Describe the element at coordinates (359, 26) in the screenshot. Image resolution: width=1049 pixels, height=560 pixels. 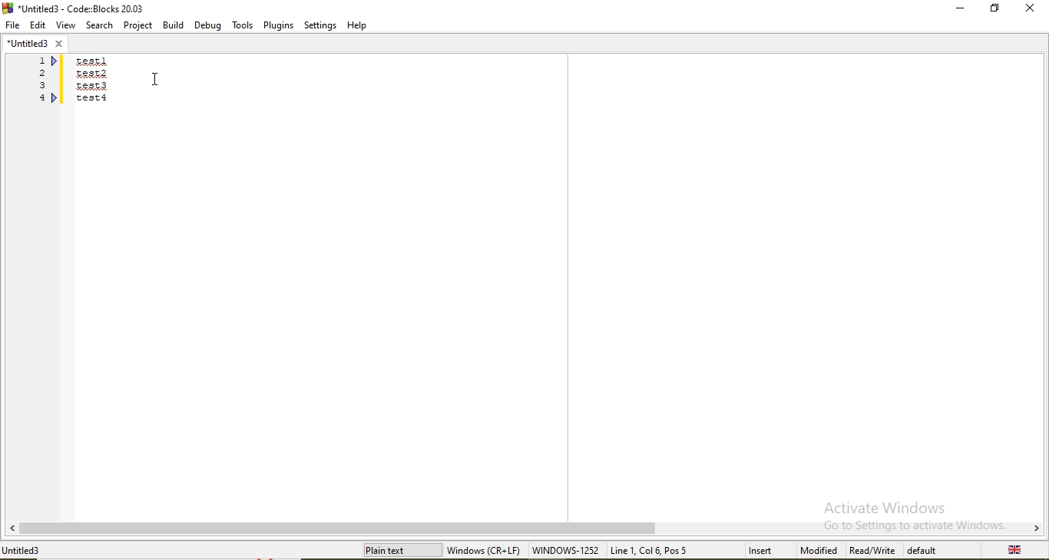
I see `Help` at that location.